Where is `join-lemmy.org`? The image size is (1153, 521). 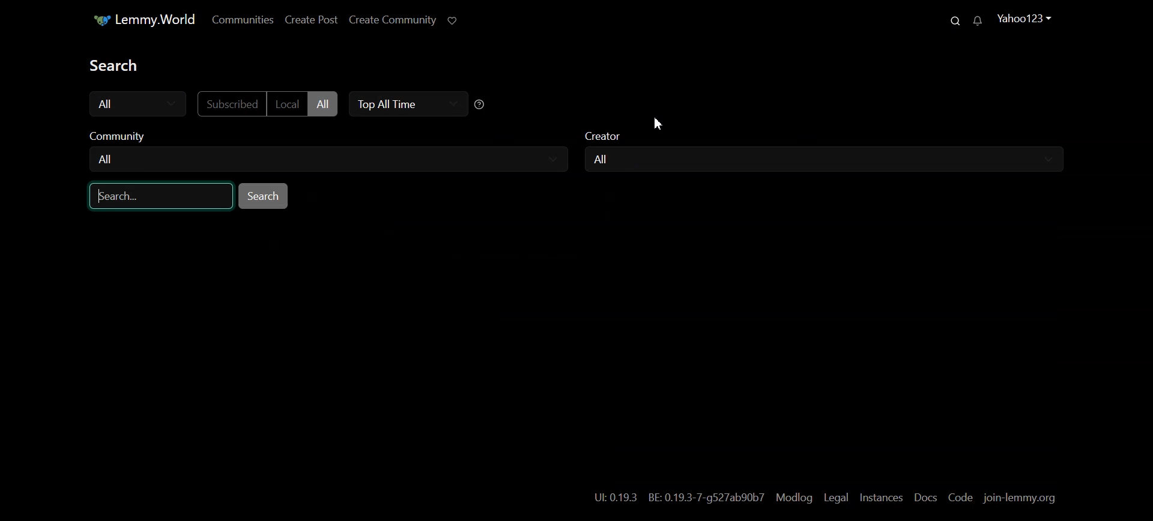 join-lemmy.org is located at coordinates (1019, 499).